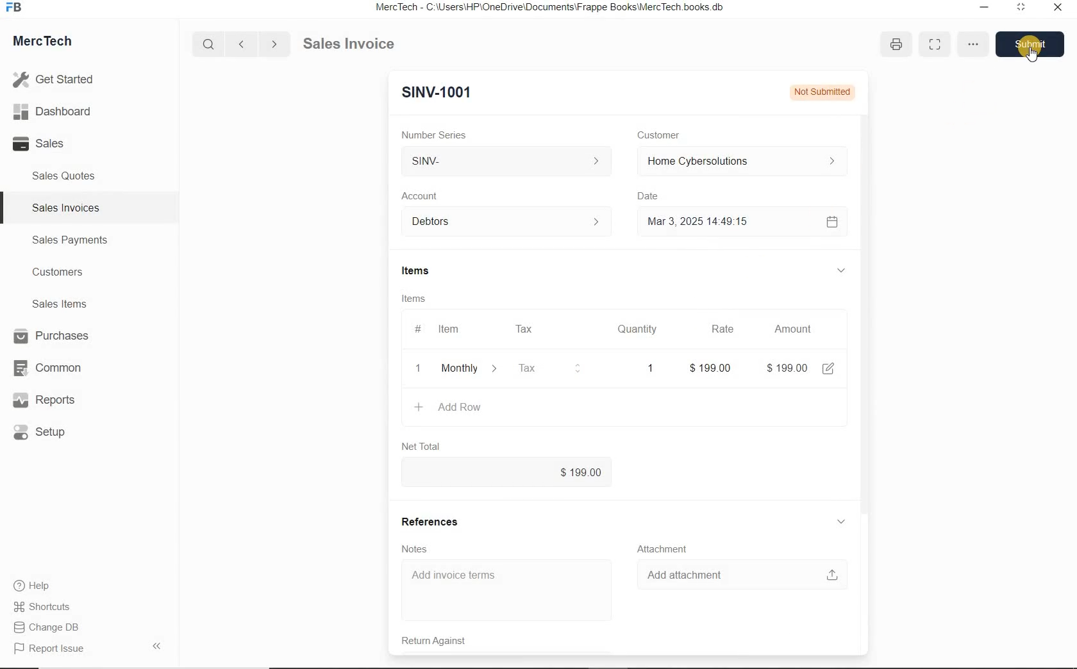 Image resolution: width=1077 pixels, height=669 pixels. I want to click on New Entry, so click(436, 93).